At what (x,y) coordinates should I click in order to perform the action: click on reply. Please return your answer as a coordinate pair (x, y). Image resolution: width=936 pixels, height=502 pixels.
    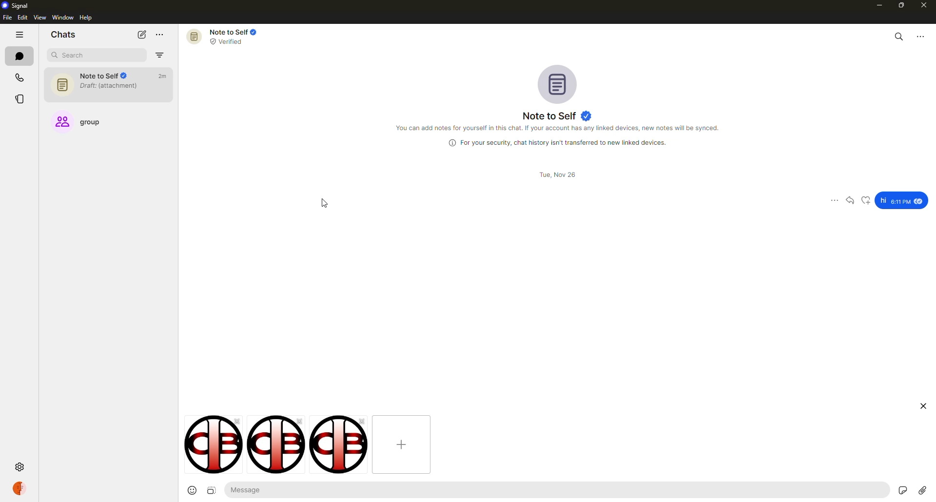
    Looking at the image, I should click on (852, 201).